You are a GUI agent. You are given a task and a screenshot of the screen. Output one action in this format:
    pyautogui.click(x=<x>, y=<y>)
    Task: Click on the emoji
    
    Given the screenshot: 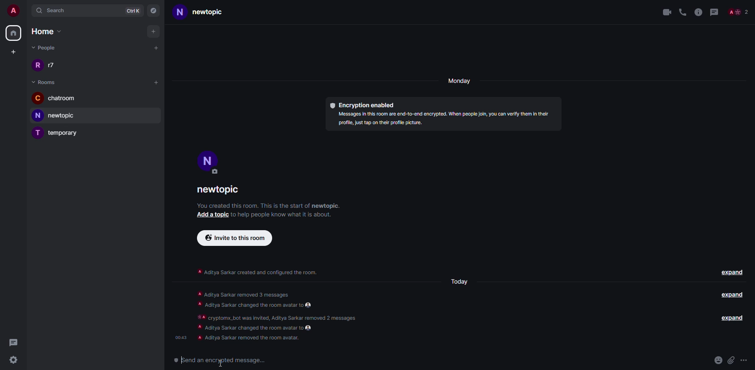 What is the action you would take?
    pyautogui.click(x=718, y=360)
    